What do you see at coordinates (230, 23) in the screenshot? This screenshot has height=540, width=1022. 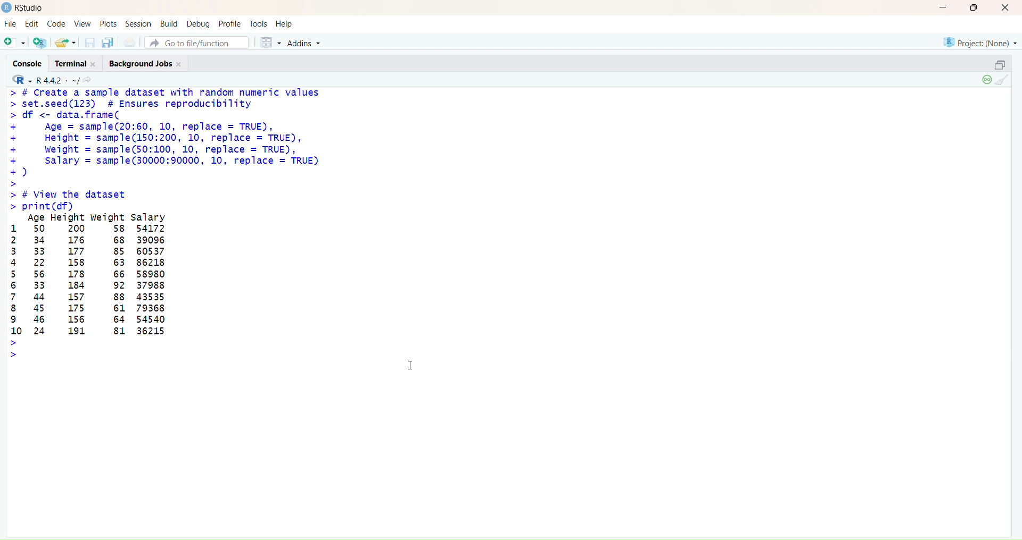 I see `Profile` at bounding box center [230, 23].